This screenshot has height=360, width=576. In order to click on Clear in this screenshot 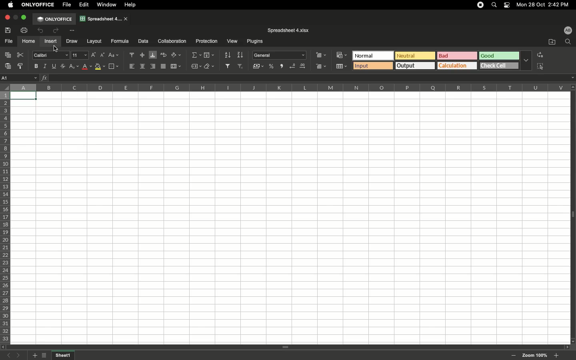, I will do `click(210, 67)`.